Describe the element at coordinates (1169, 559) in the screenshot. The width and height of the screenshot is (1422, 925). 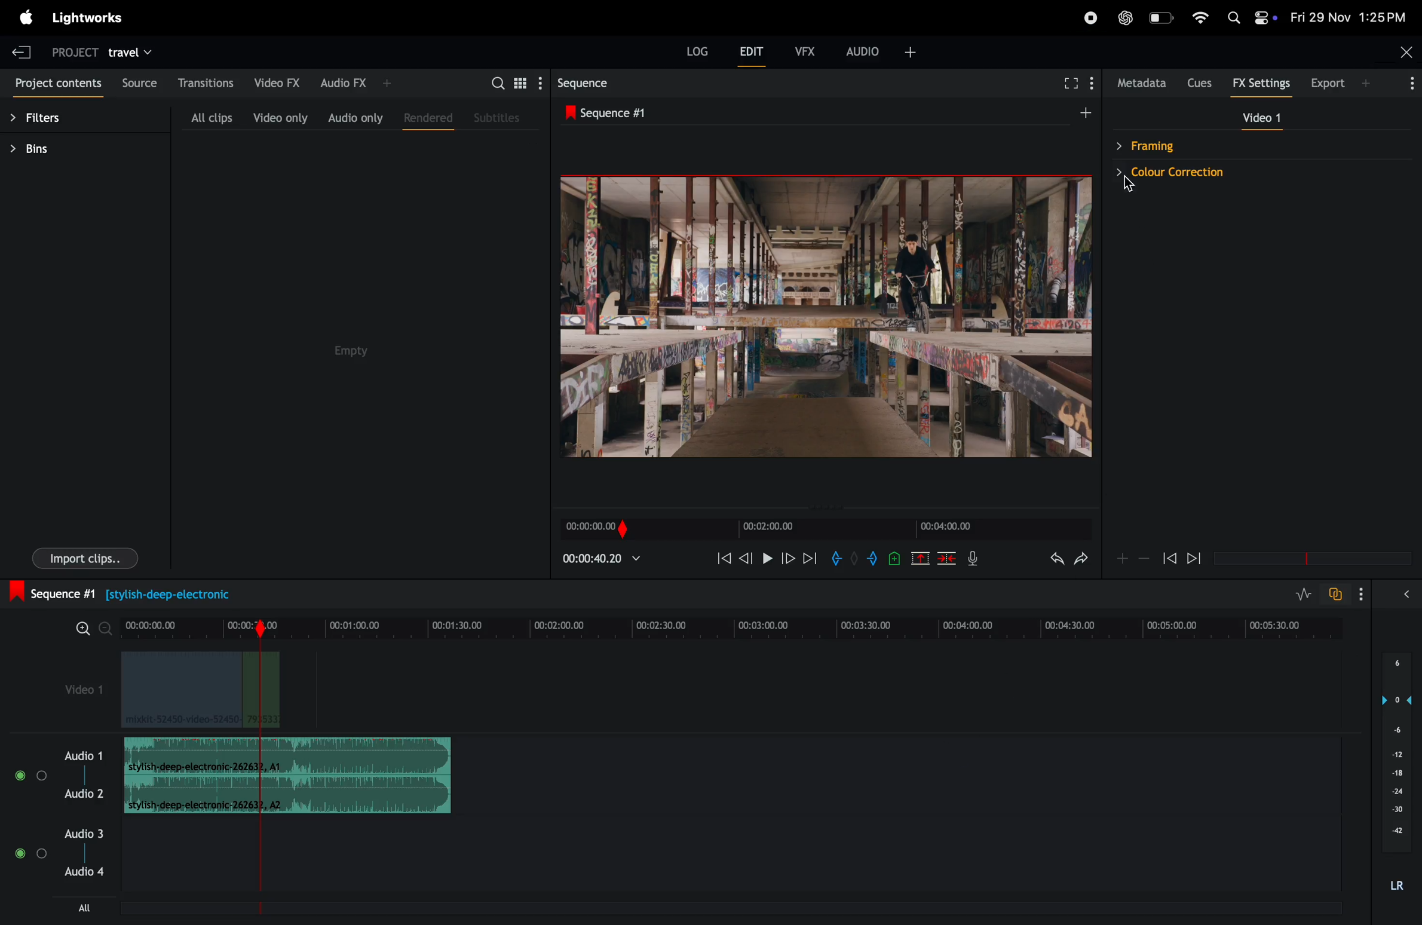
I see `rewind` at that location.